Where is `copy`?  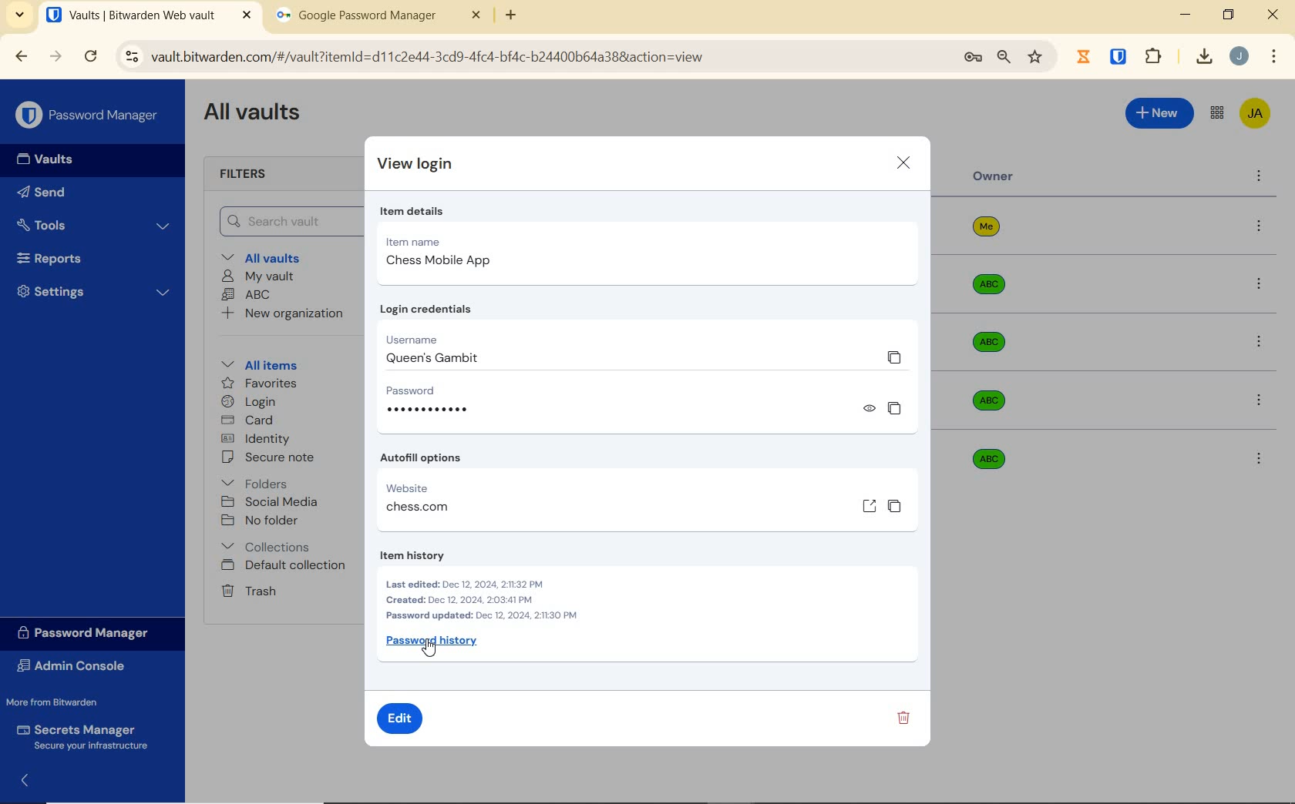 copy is located at coordinates (896, 504).